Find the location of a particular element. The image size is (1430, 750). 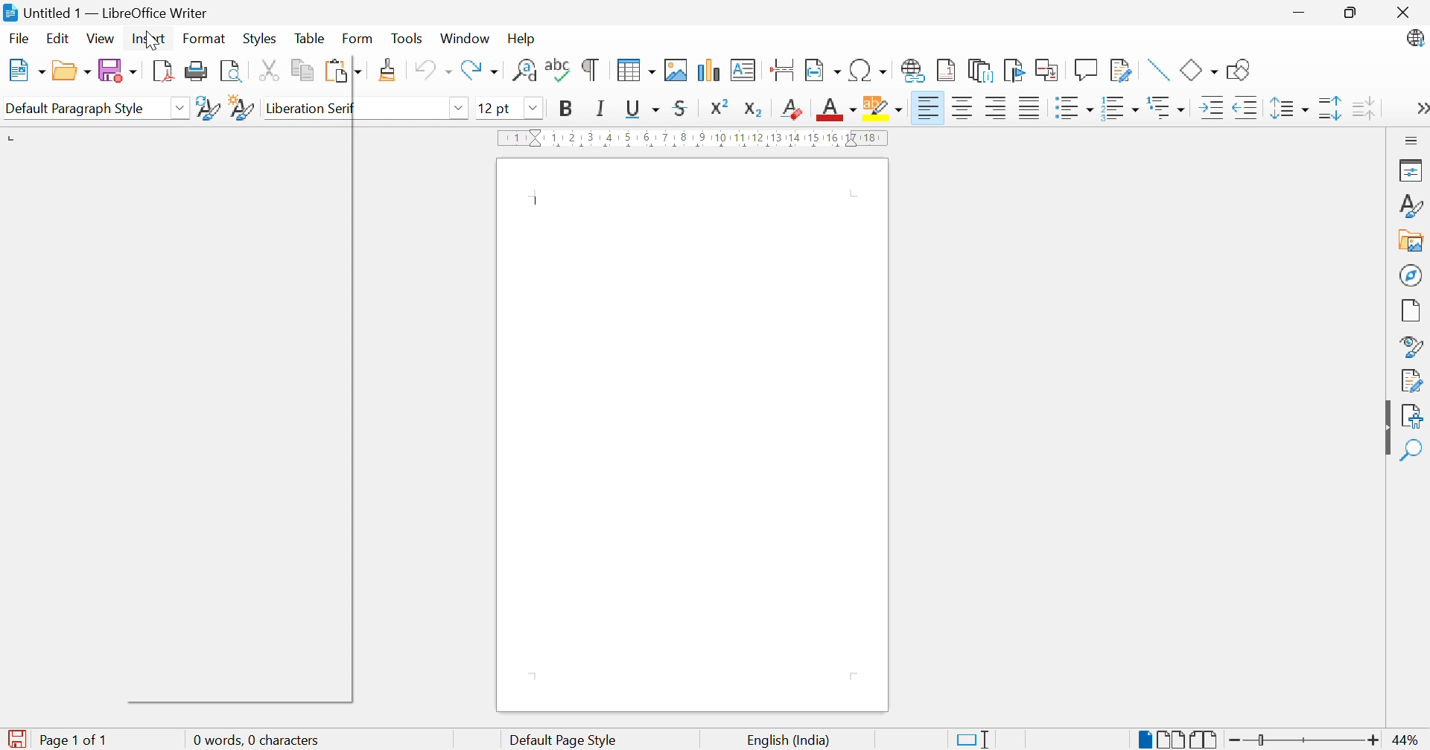

Format is located at coordinates (202, 39).